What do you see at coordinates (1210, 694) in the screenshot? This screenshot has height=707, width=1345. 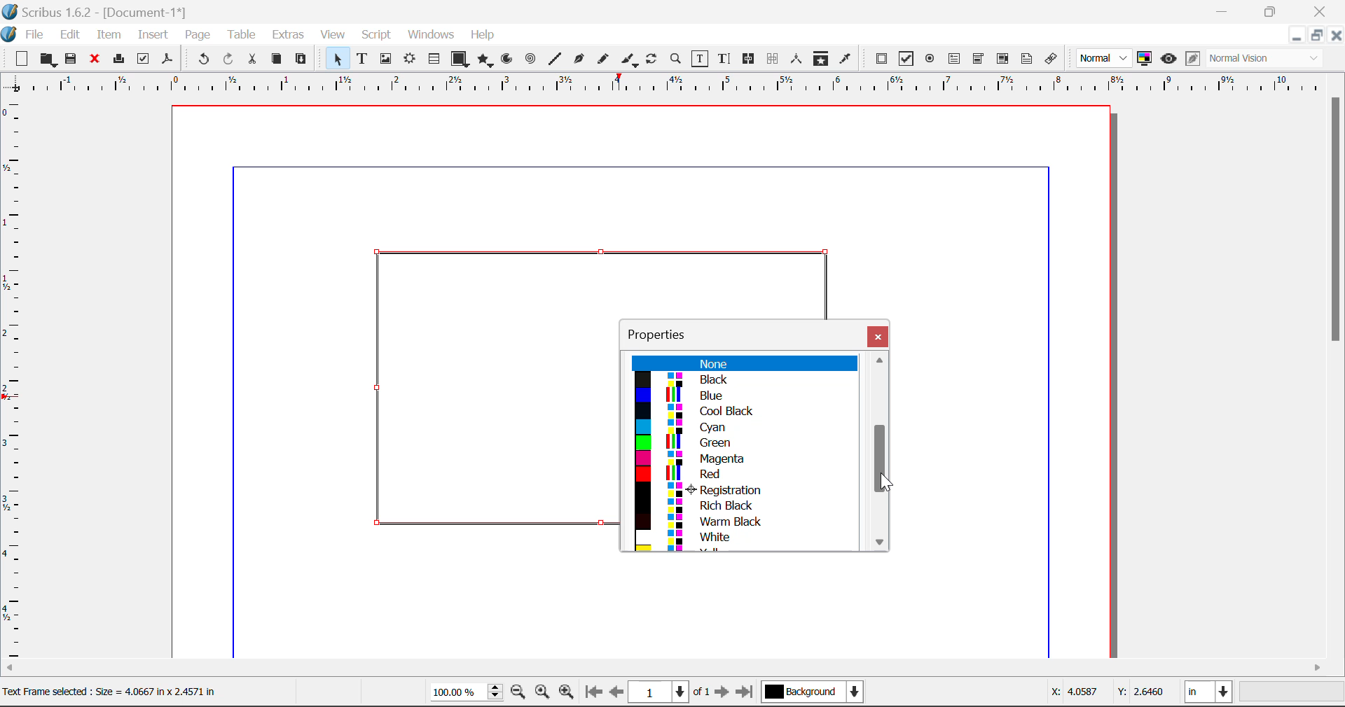 I see `Measurement Units` at bounding box center [1210, 694].